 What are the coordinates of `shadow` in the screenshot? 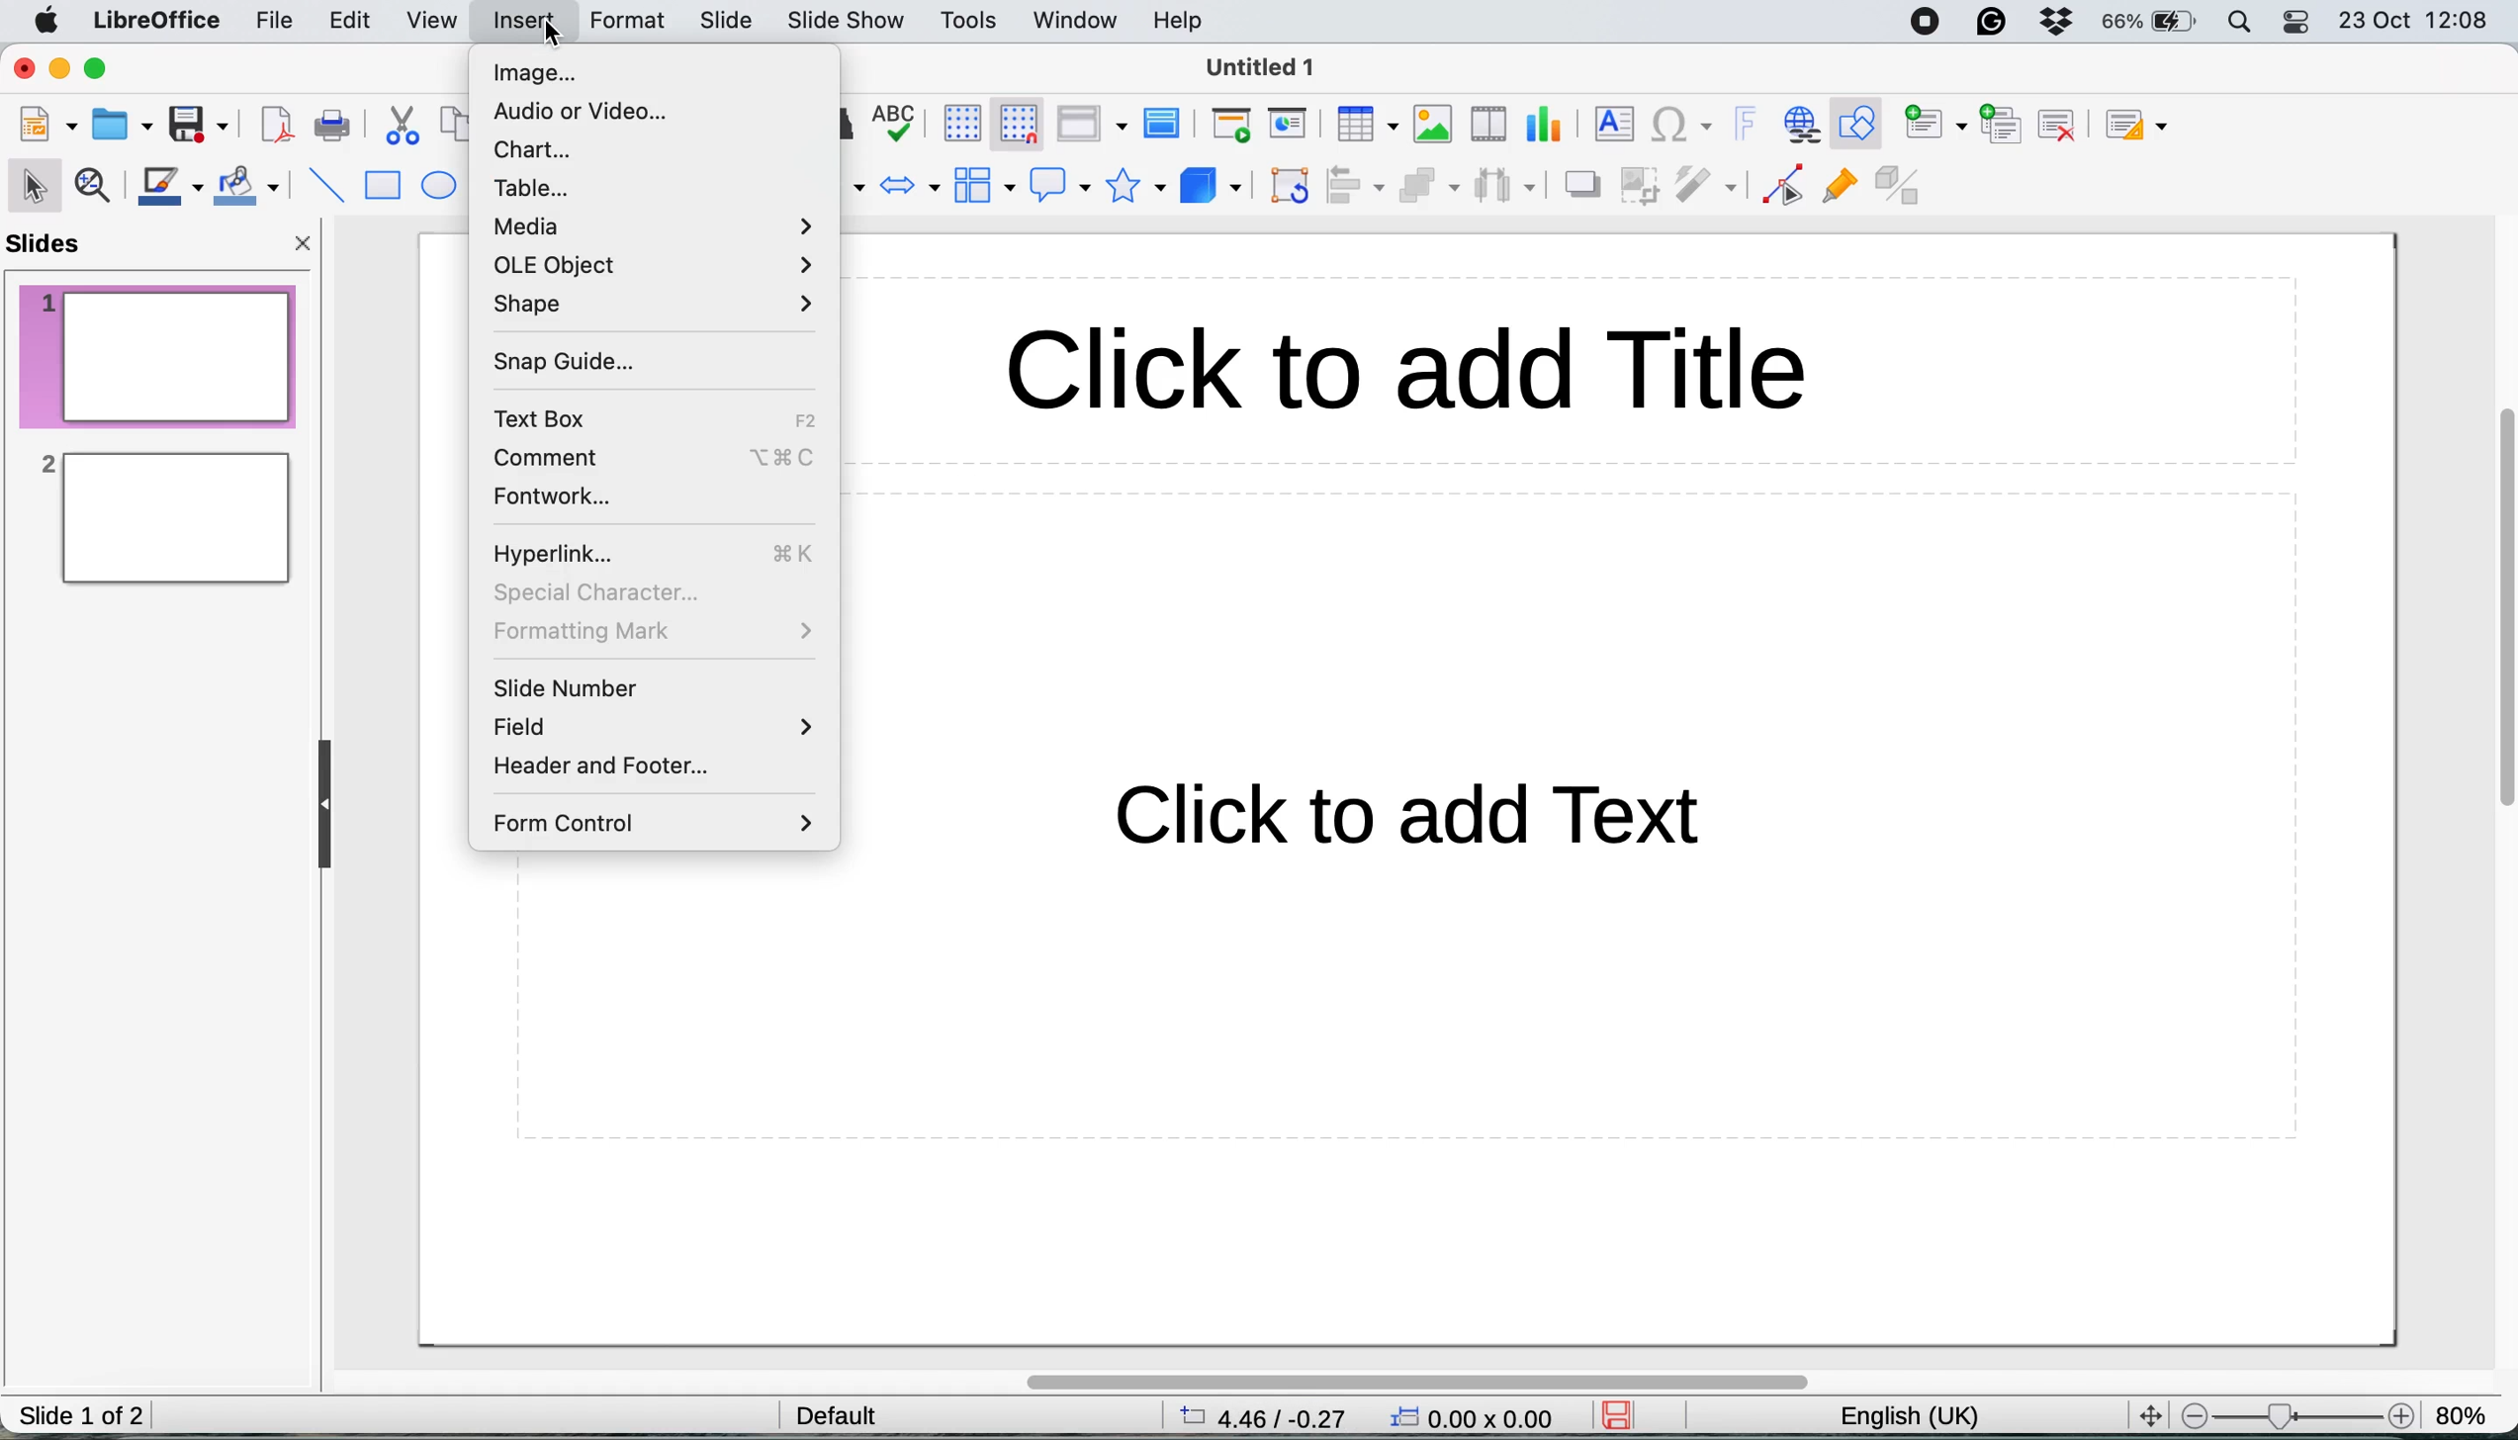 It's located at (1580, 185).